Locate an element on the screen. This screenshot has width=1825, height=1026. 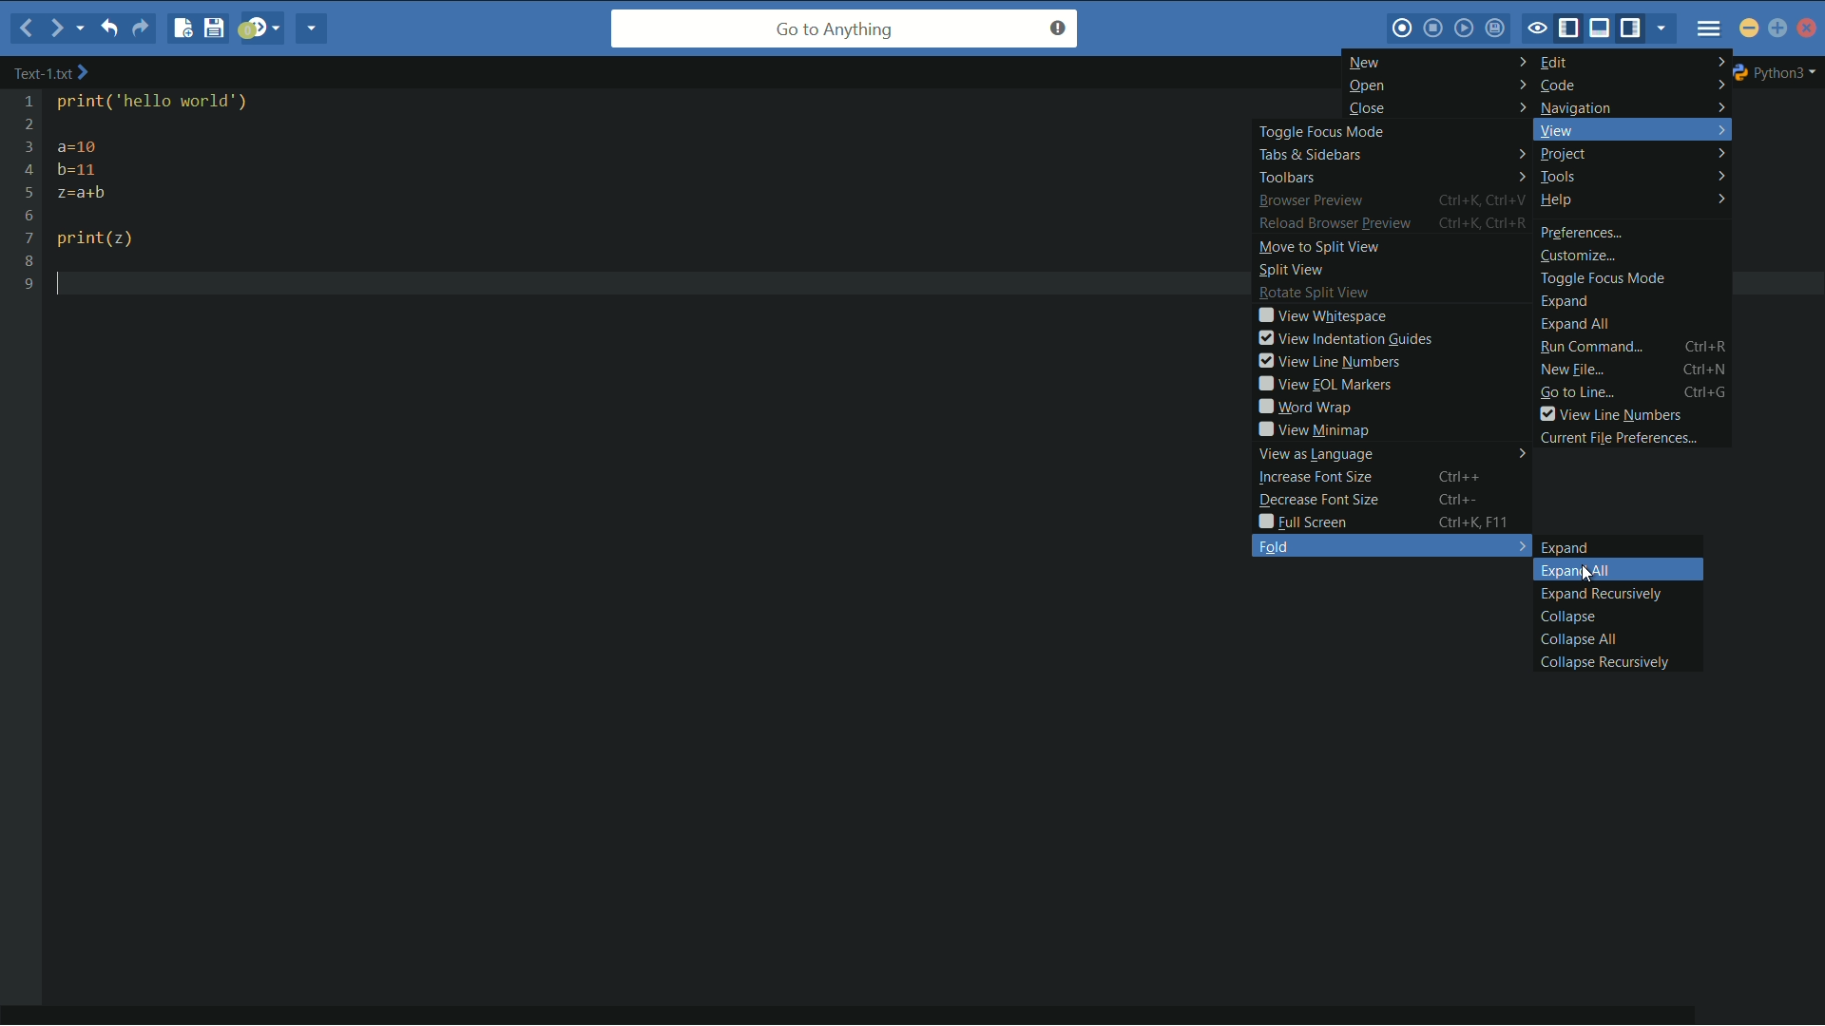
undo is located at coordinates (114, 28).